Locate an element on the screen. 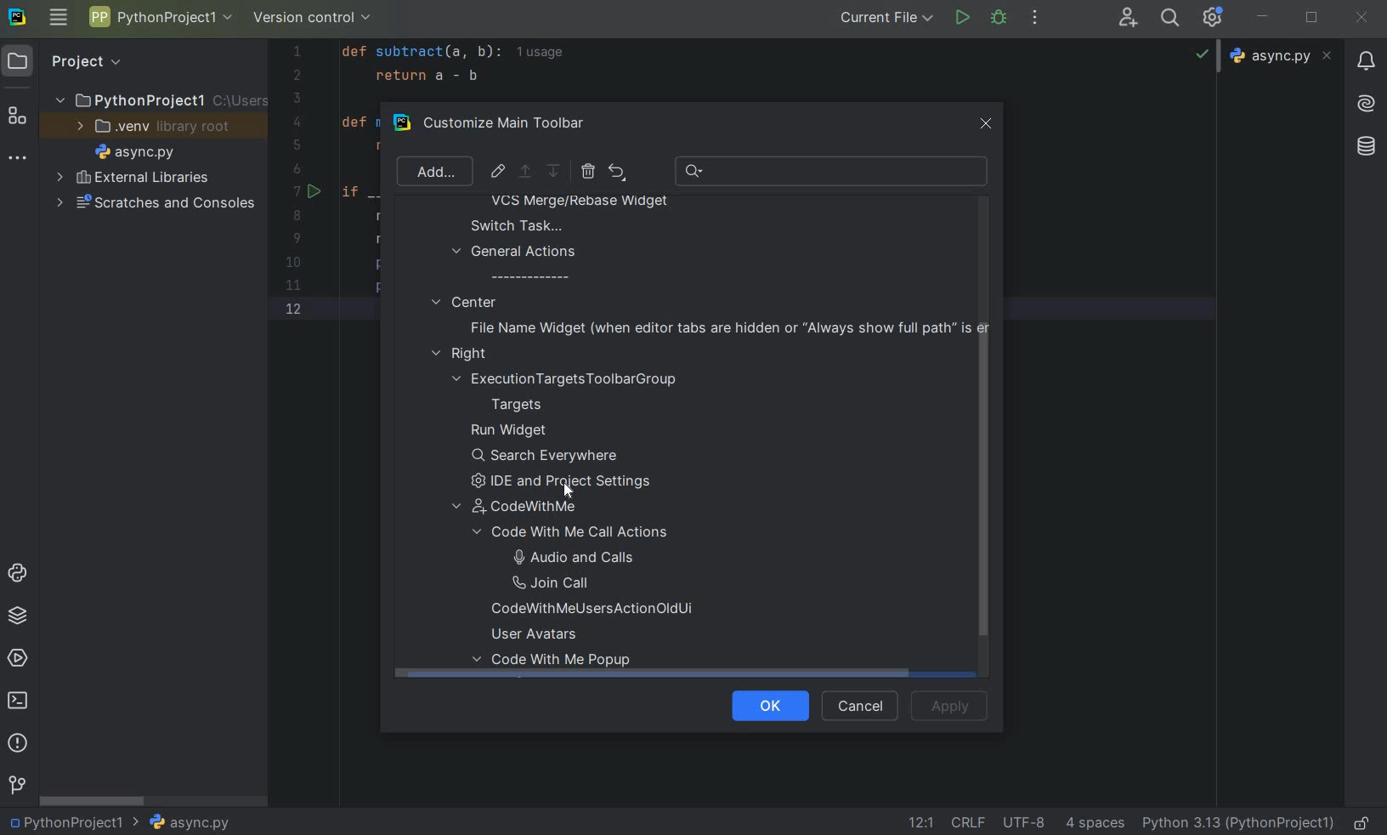 The height and width of the screenshot is (835, 1387). SYSTEM LOGO is located at coordinates (19, 18).